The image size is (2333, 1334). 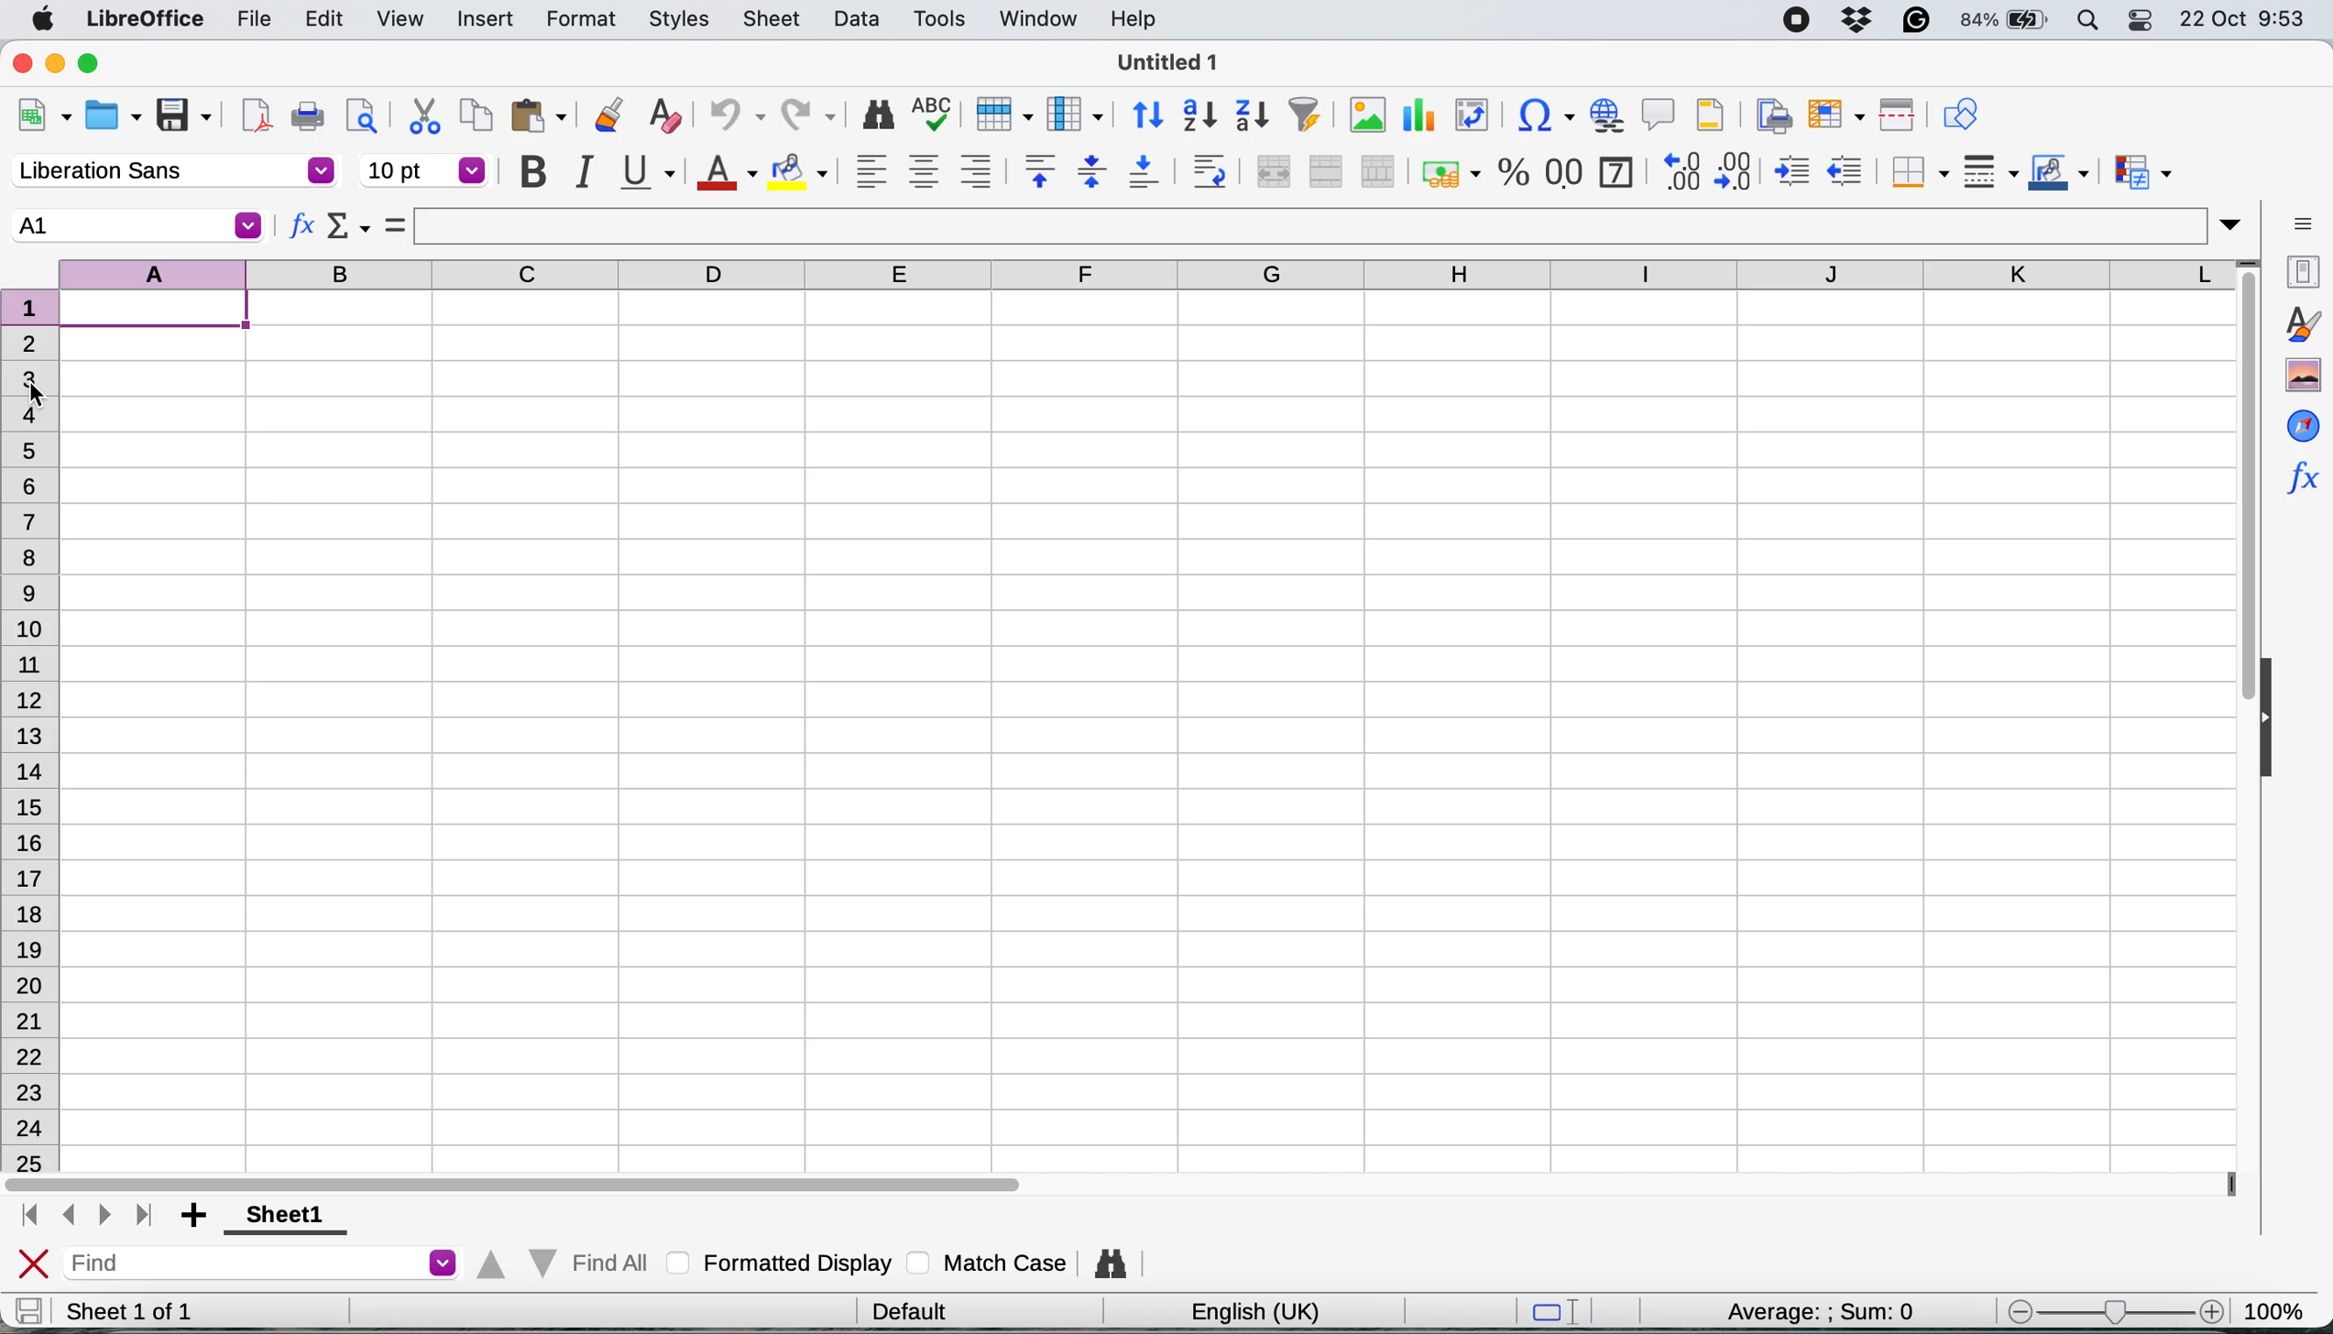 What do you see at coordinates (1138, 18) in the screenshot?
I see `help` at bounding box center [1138, 18].